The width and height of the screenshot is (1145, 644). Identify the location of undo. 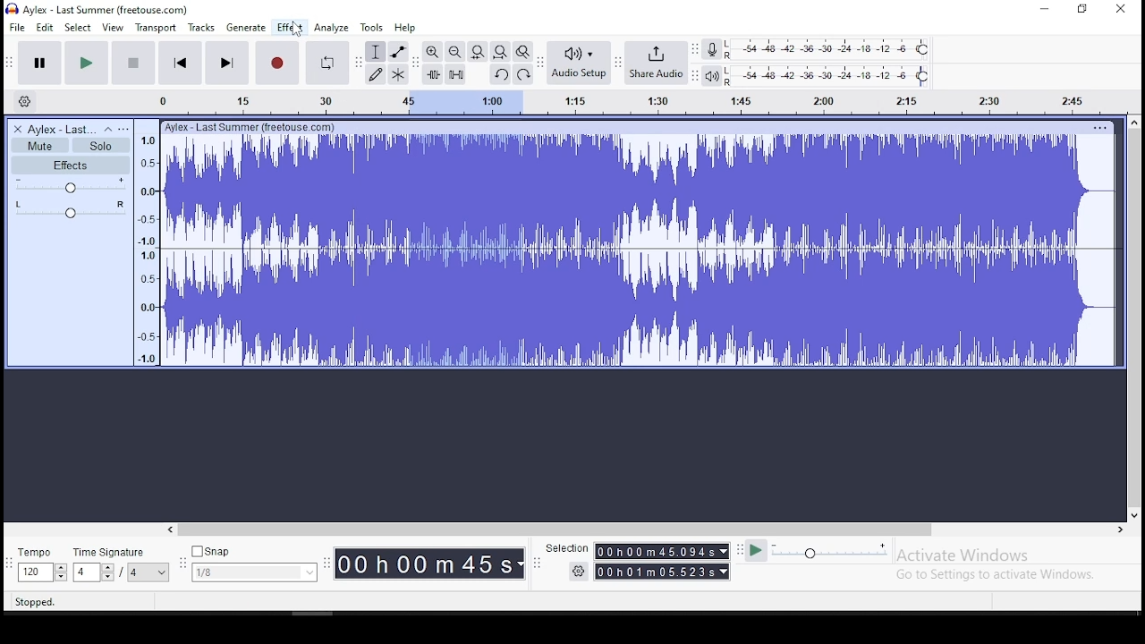
(499, 74).